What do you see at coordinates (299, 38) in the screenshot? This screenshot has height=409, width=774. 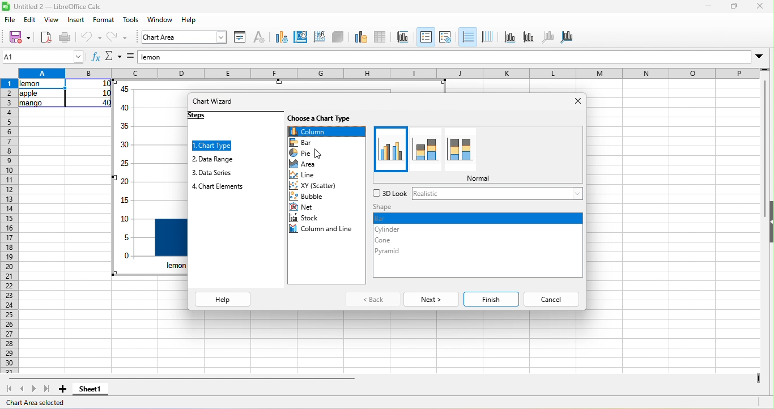 I see `chart area` at bounding box center [299, 38].